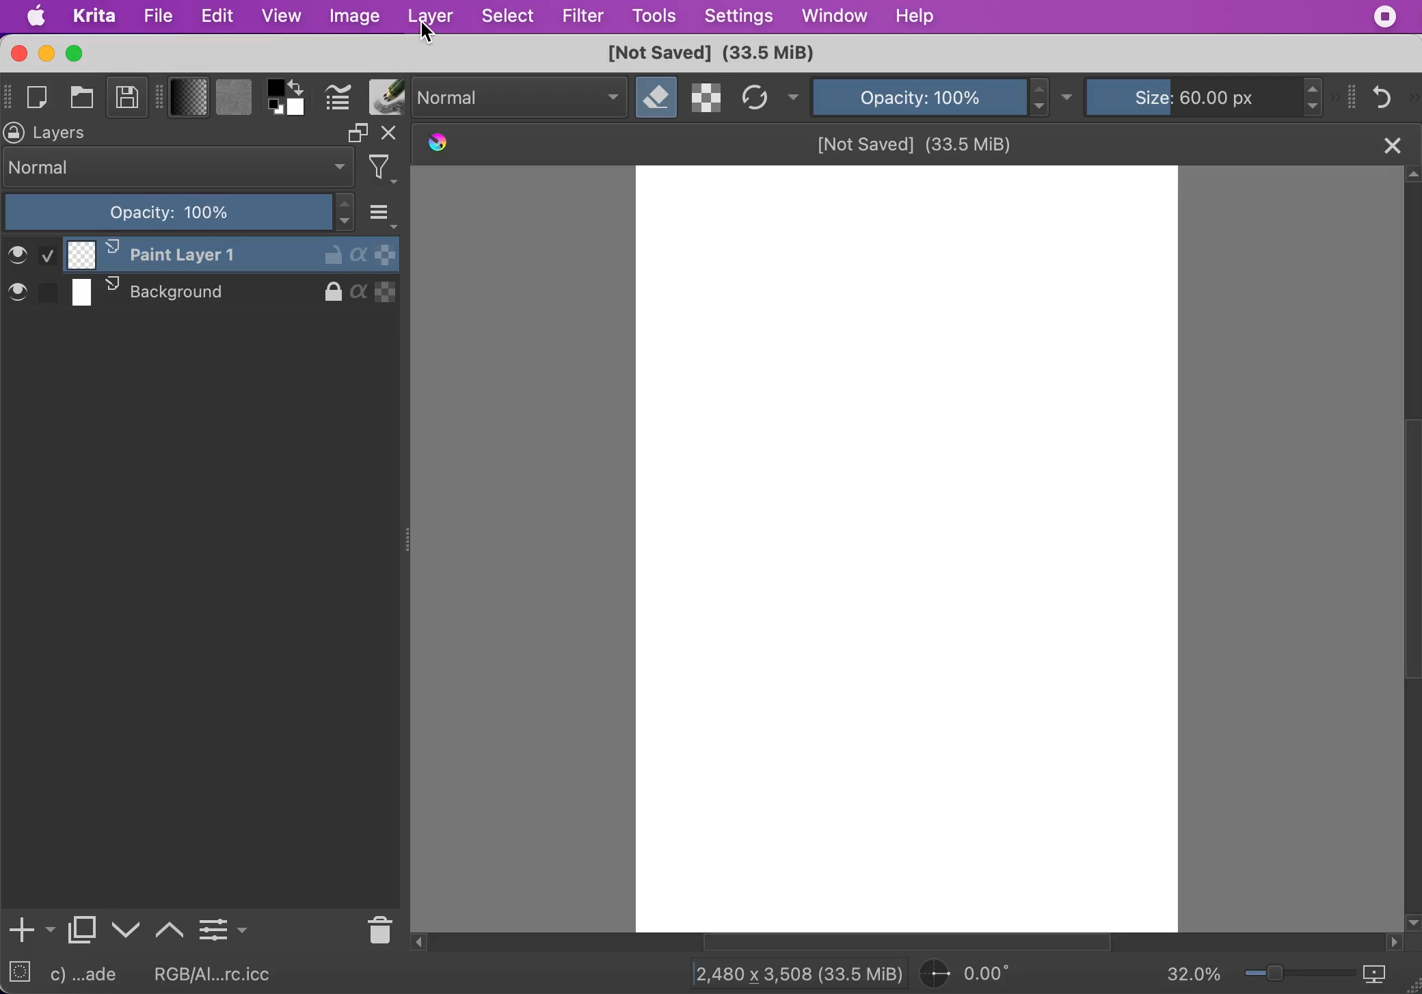 The height and width of the screenshot is (994, 1422). Describe the element at coordinates (387, 169) in the screenshot. I see `filters` at that location.